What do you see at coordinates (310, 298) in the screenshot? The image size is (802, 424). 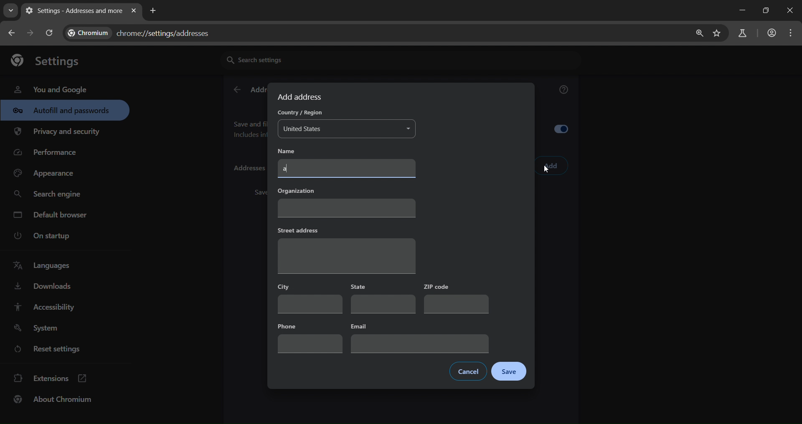 I see `city` at bounding box center [310, 298].